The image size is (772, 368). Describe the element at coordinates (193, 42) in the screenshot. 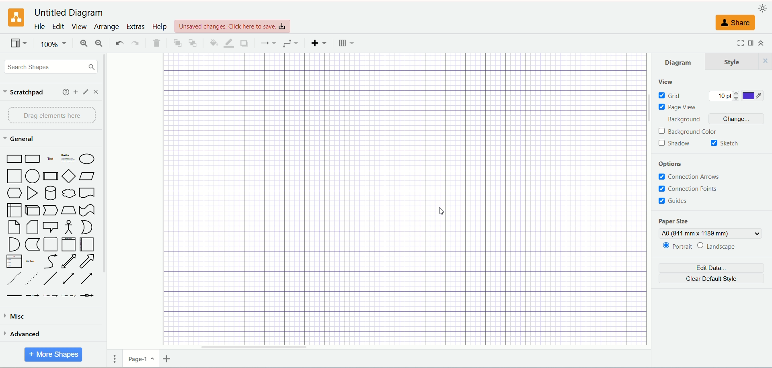

I see `to back` at that location.